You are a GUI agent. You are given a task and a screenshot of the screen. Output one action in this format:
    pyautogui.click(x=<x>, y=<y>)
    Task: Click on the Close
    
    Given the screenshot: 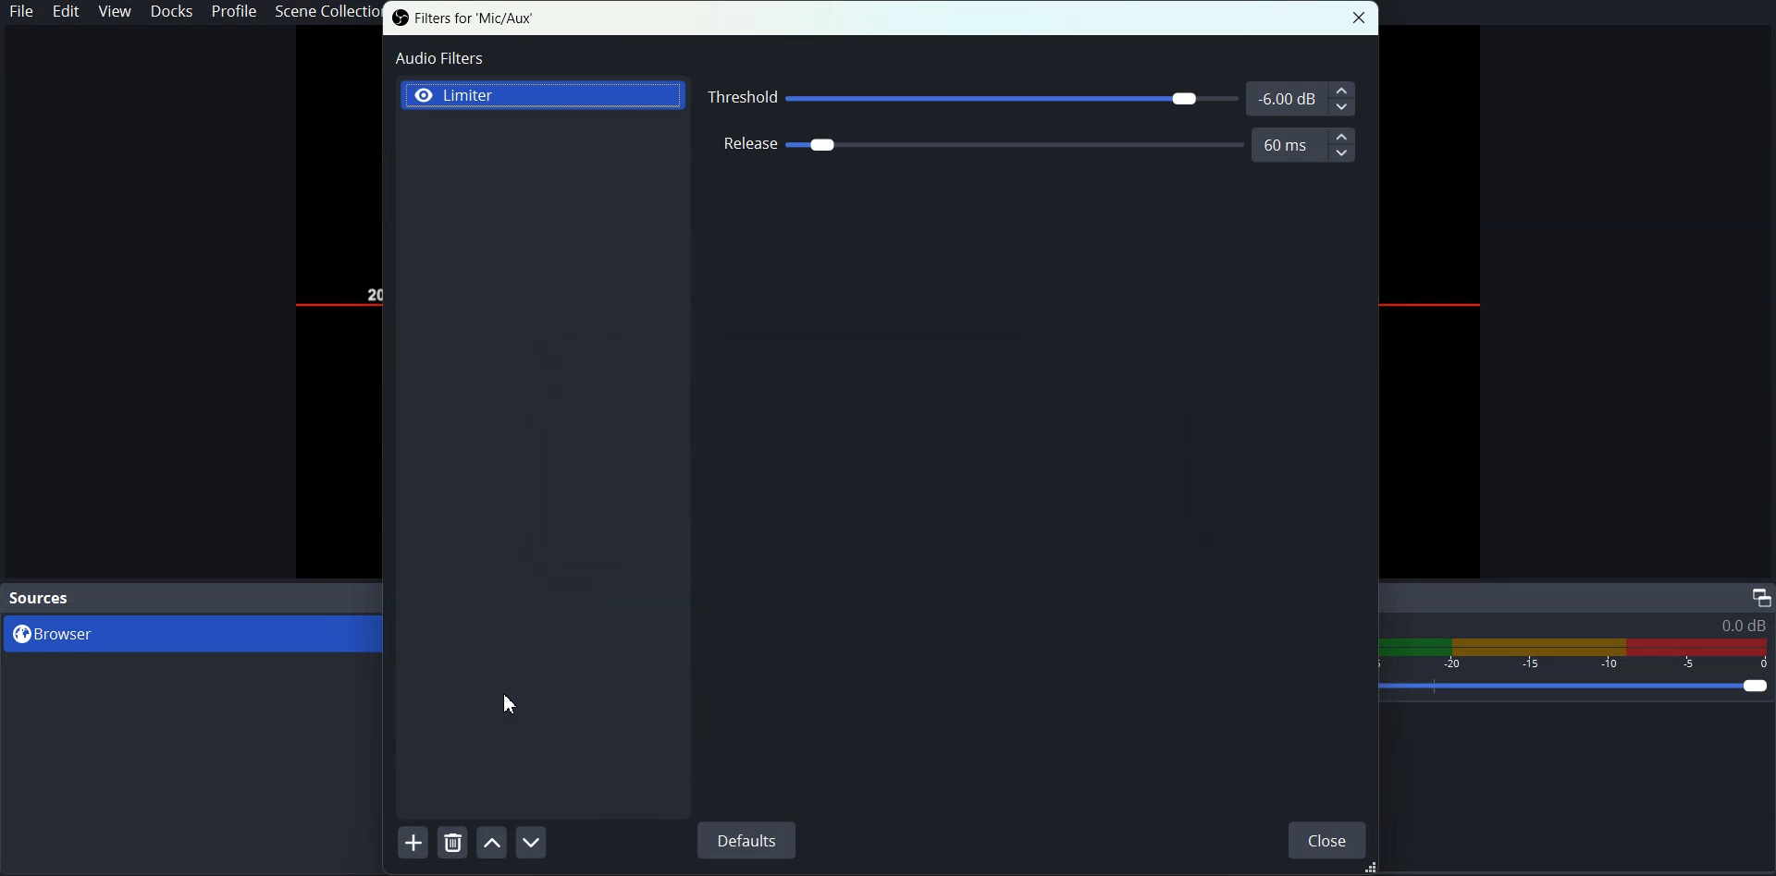 What is the action you would take?
    pyautogui.click(x=1327, y=838)
    